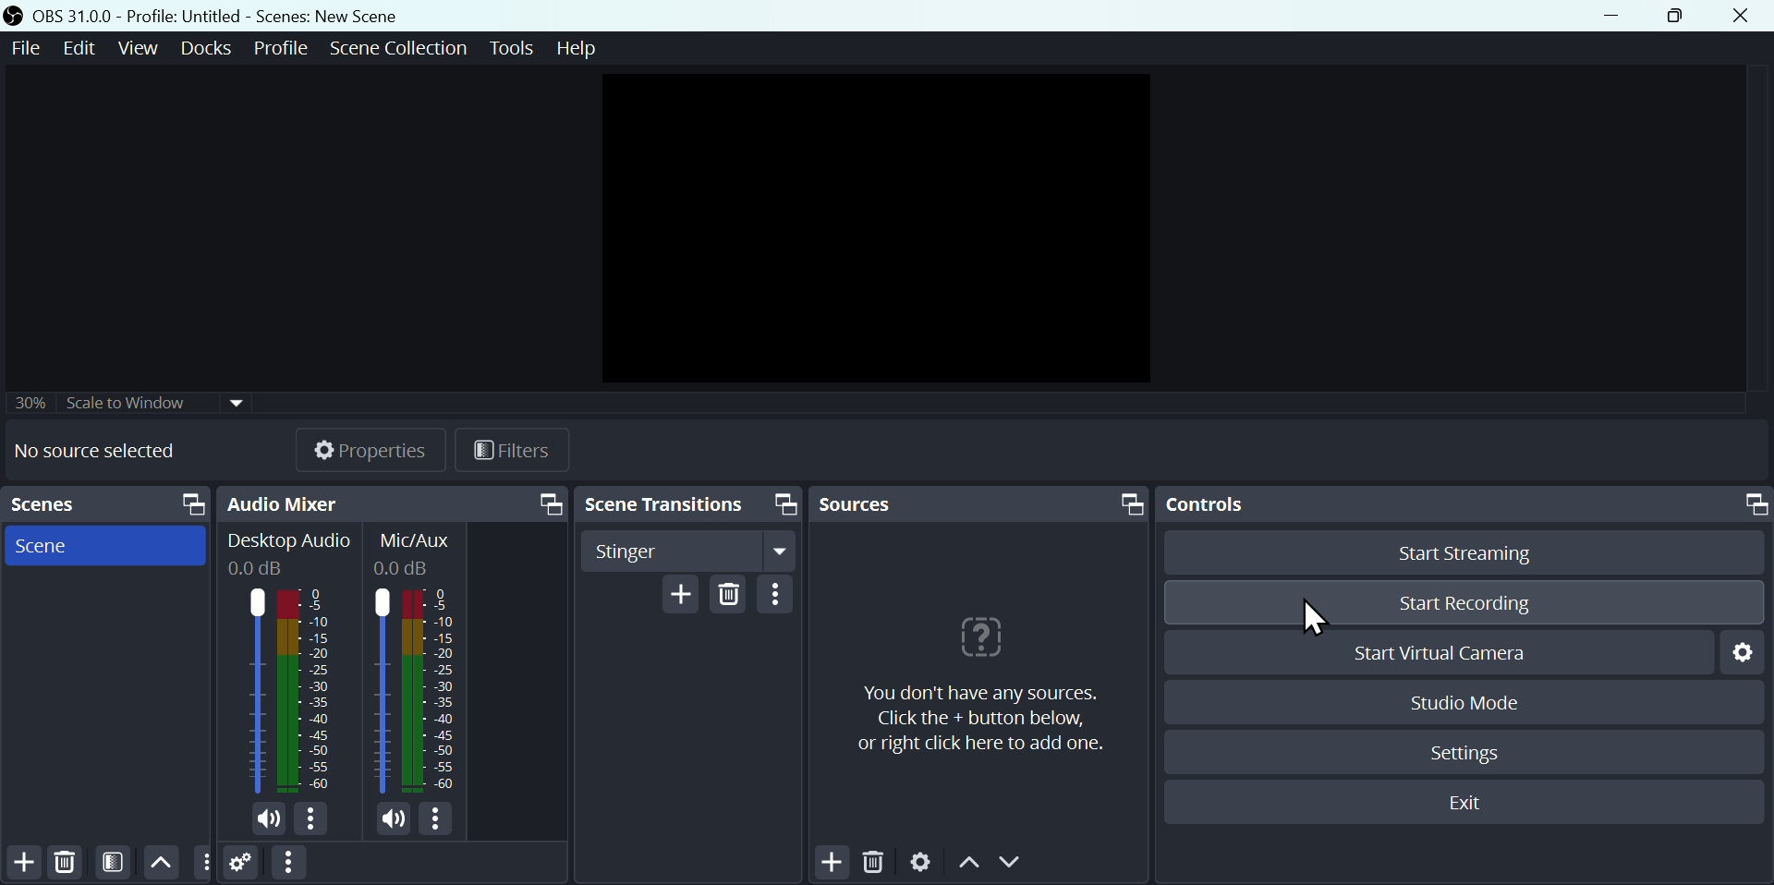  I want to click on No source selected, so click(107, 451).